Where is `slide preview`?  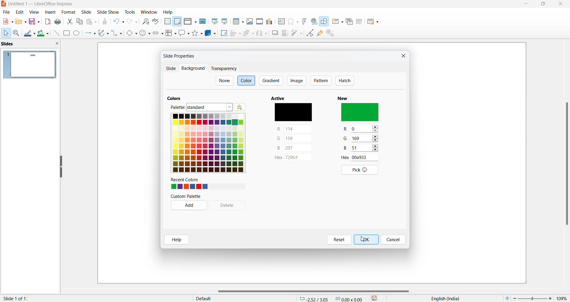
slide preview is located at coordinates (31, 65).